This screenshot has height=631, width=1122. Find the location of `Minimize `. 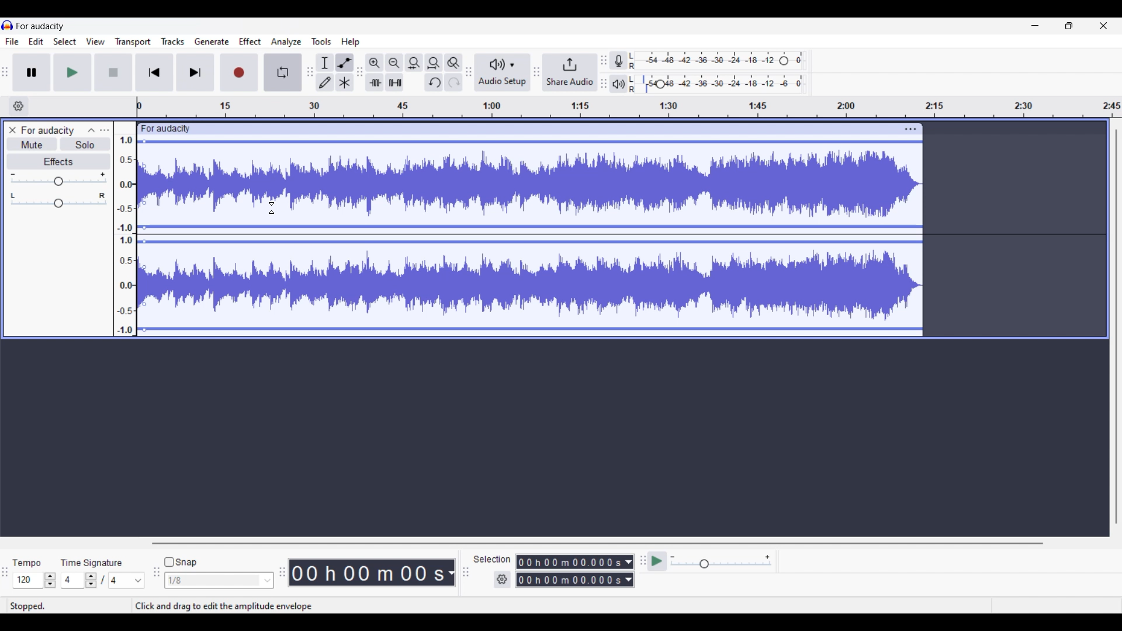

Minimize  is located at coordinates (1035, 26).